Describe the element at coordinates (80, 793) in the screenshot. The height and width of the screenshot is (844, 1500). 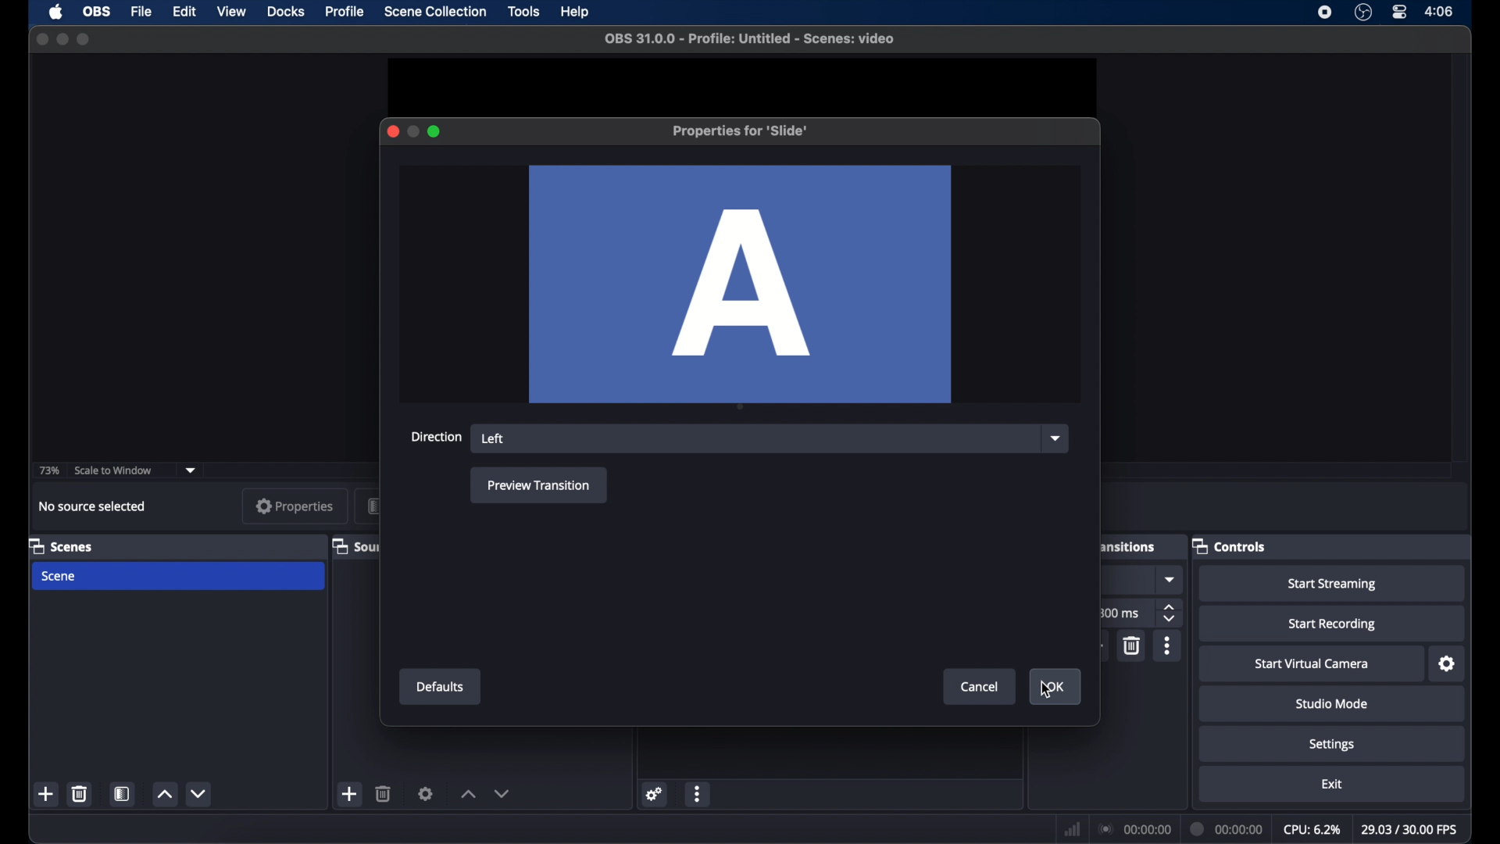
I see `delete` at that location.